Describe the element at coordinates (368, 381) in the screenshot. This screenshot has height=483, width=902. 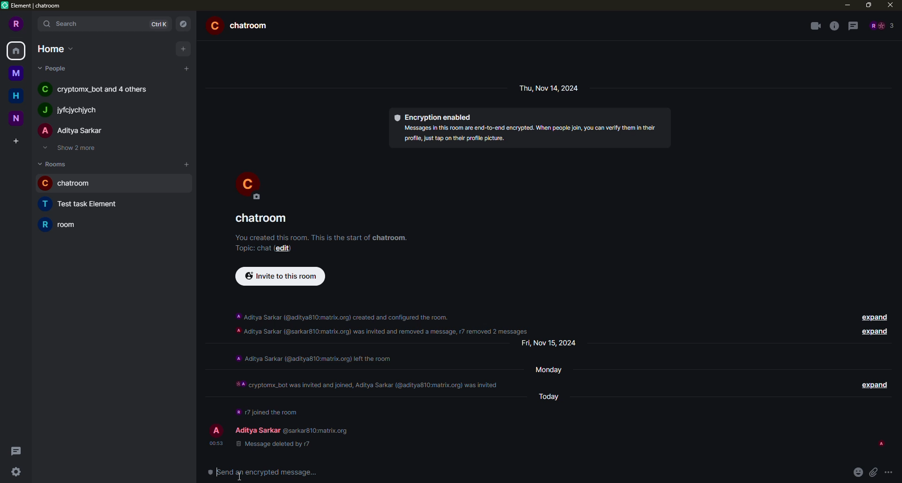
I see `info` at that location.